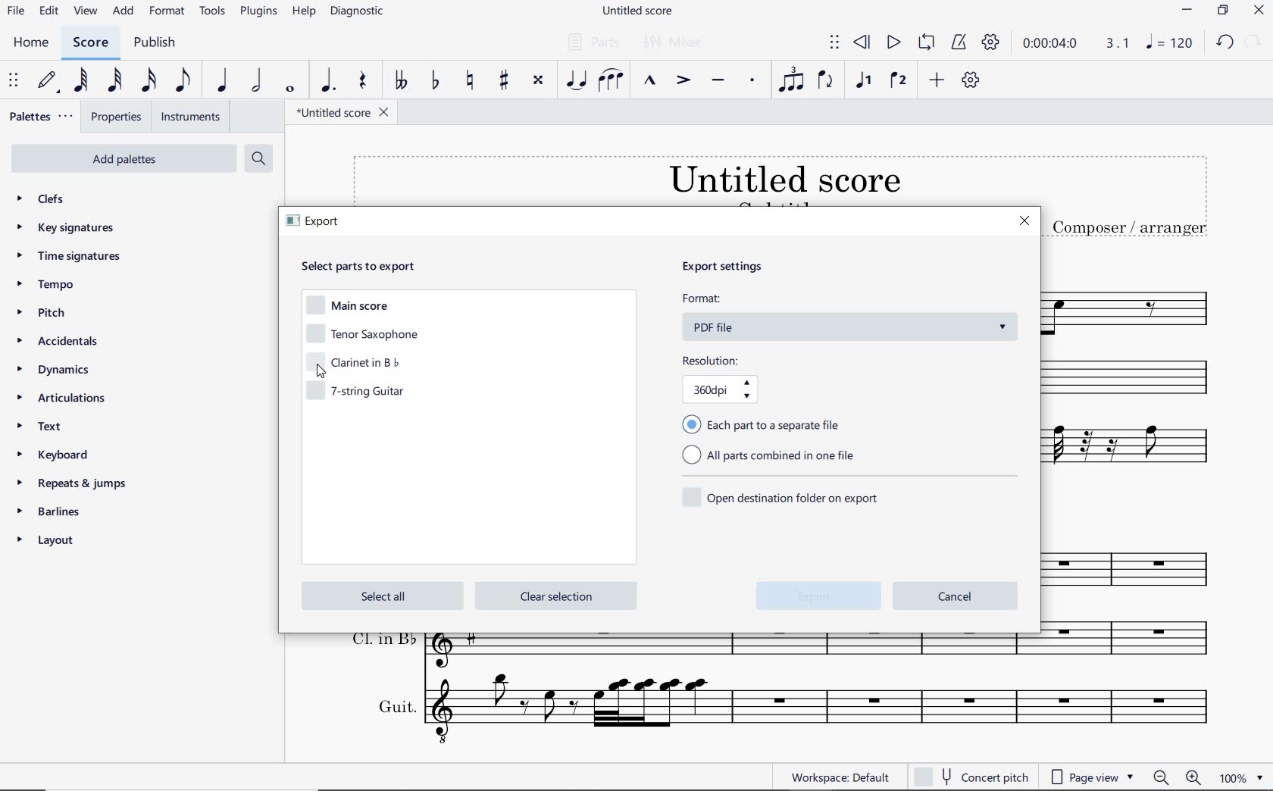 The width and height of the screenshot is (1273, 791). Describe the element at coordinates (865, 81) in the screenshot. I see `VOICE 1` at that location.